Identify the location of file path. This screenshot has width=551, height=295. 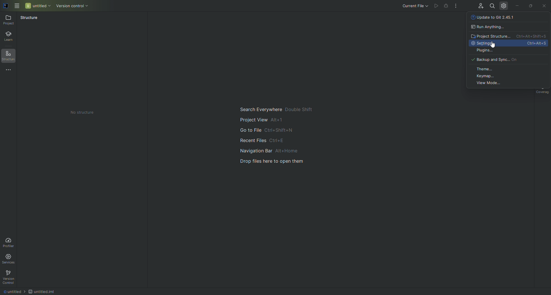
(29, 292).